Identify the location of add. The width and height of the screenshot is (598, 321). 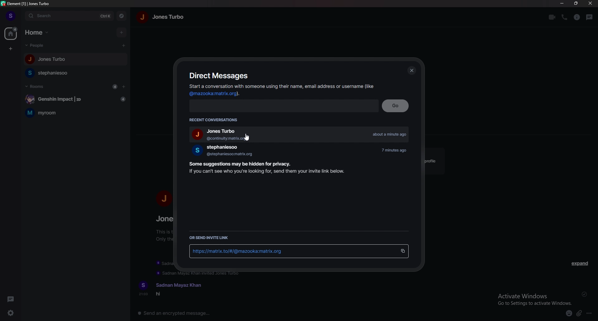
(121, 32).